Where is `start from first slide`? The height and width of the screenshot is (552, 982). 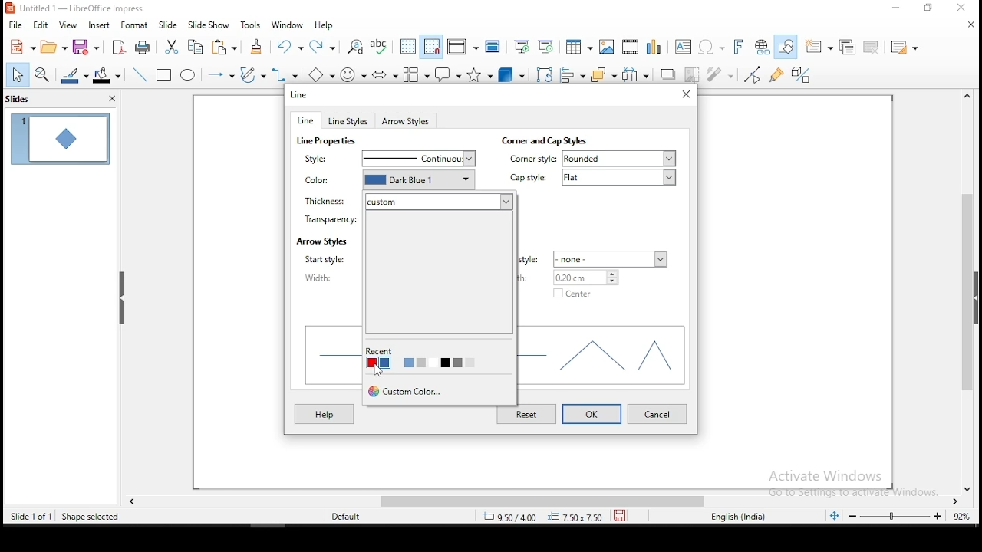
start from first slide is located at coordinates (521, 46).